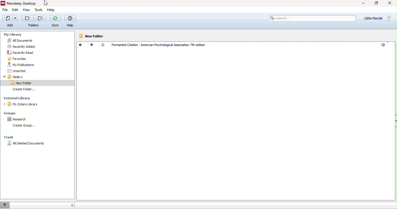 The image size is (397, 209). What do you see at coordinates (19, 59) in the screenshot?
I see `favorites` at bounding box center [19, 59].